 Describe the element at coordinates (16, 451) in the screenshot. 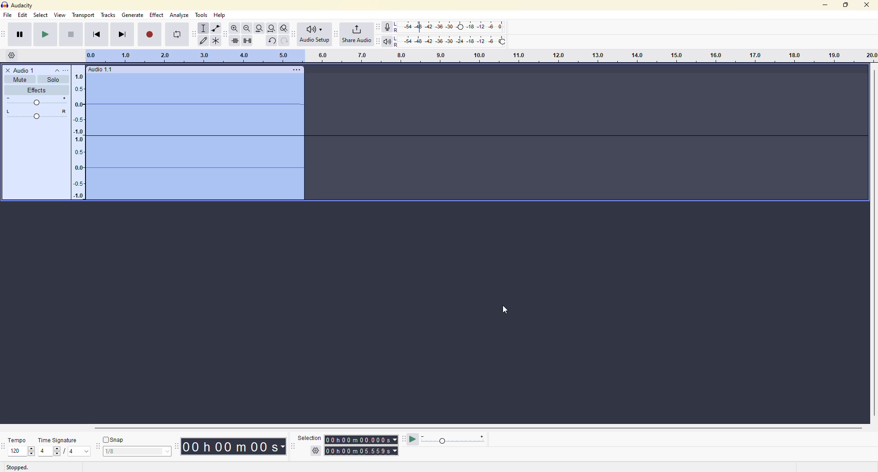

I see `120` at that location.